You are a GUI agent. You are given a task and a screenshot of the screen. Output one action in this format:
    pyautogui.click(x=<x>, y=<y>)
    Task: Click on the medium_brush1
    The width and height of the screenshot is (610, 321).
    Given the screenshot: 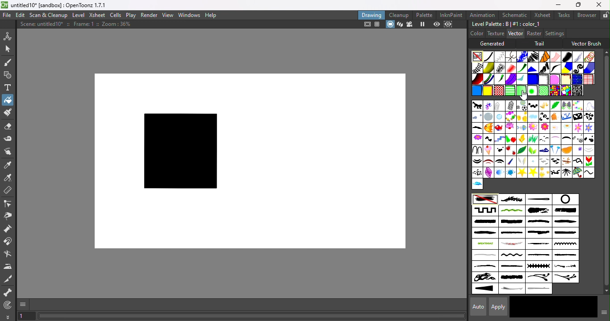 What is the action you would take?
    pyautogui.click(x=538, y=222)
    